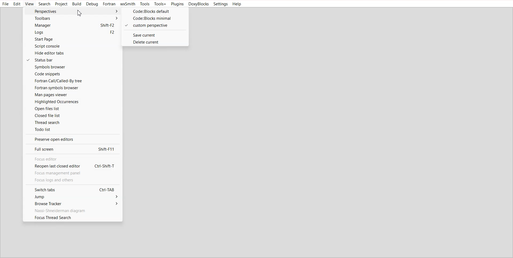  I want to click on Browse Tracker, so click(71, 204).